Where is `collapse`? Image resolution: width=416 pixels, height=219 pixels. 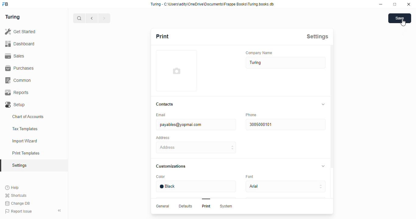 collapse is located at coordinates (322, 166).